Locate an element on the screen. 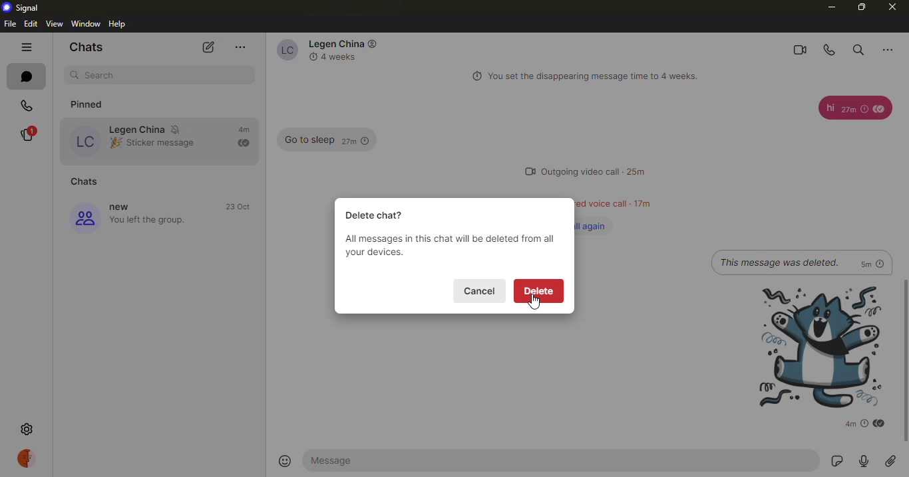 The height and width of the screenshot is (477, 909). New is located at coordinates (124, 207).